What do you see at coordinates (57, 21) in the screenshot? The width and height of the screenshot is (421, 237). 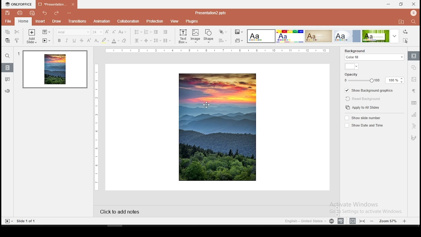 I see `draw` at bounding box center [57, 21].